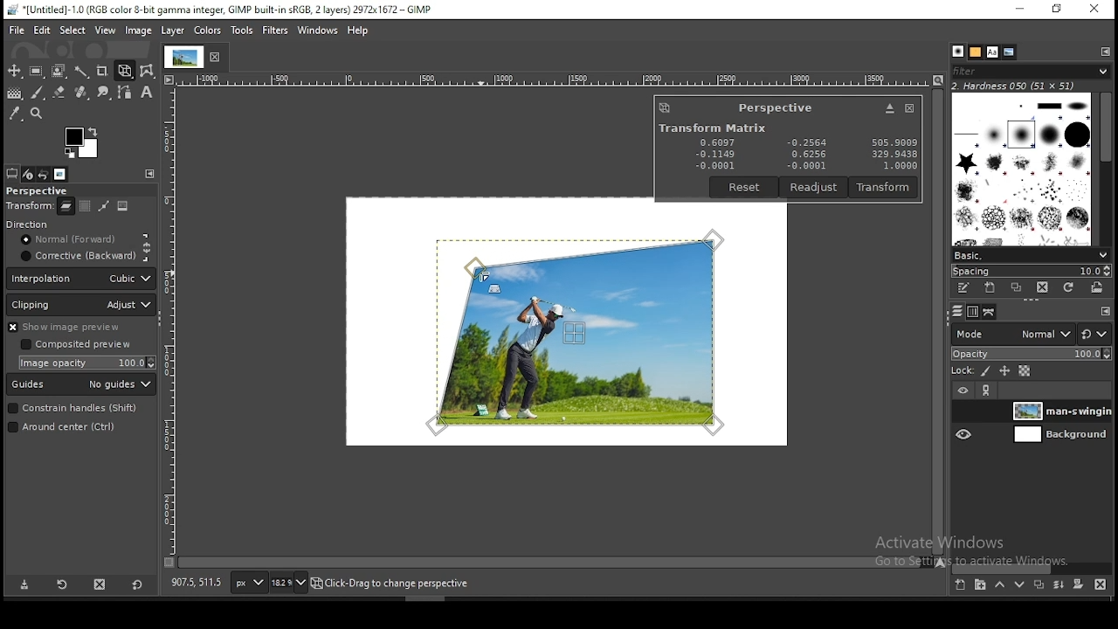 The height and width of the screenshot is (629, 1118). What do you see at coordinates (963, 391) in the screenshot?
I see `layer visibility` at bounding box center [963, 391].